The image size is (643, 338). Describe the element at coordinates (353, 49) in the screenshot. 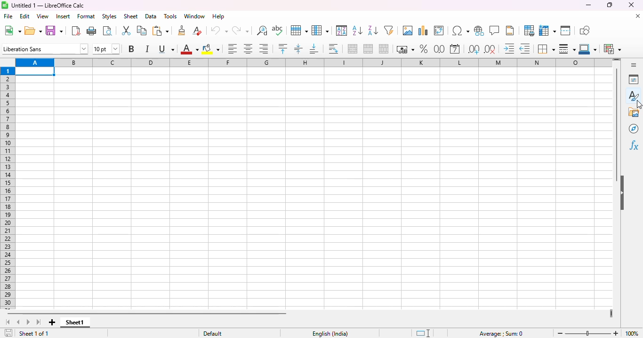

I see `merge and center or unmerge cells depending on the current toggle state` at that location.